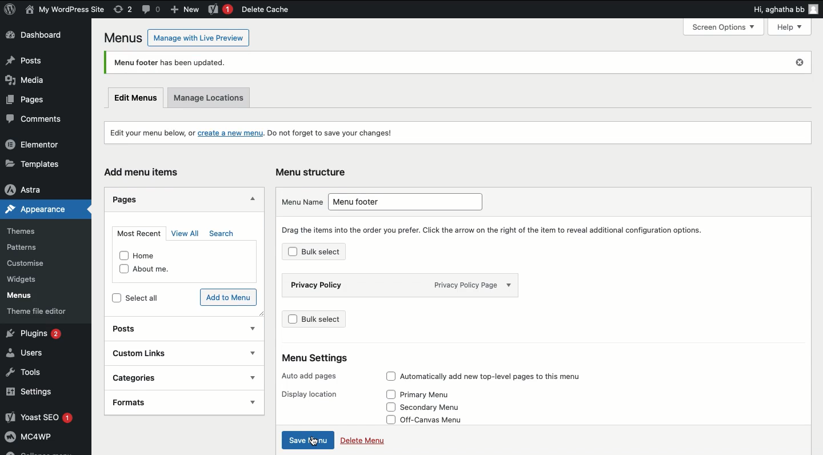 Image resolution: width=823 pixels, height=455 pixels. I want to click on Select all, so click(155, 300).